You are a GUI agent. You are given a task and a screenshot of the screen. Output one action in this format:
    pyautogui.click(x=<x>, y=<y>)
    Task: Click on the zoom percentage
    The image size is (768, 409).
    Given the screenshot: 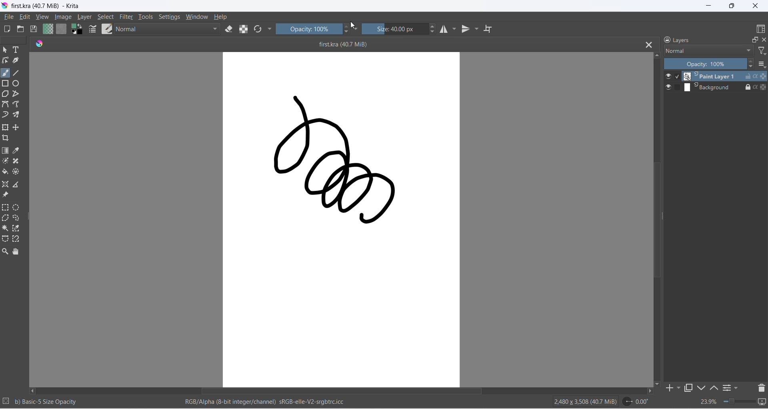 What is the action you would take?
    pyautogui.click(x=709, y=401)
    